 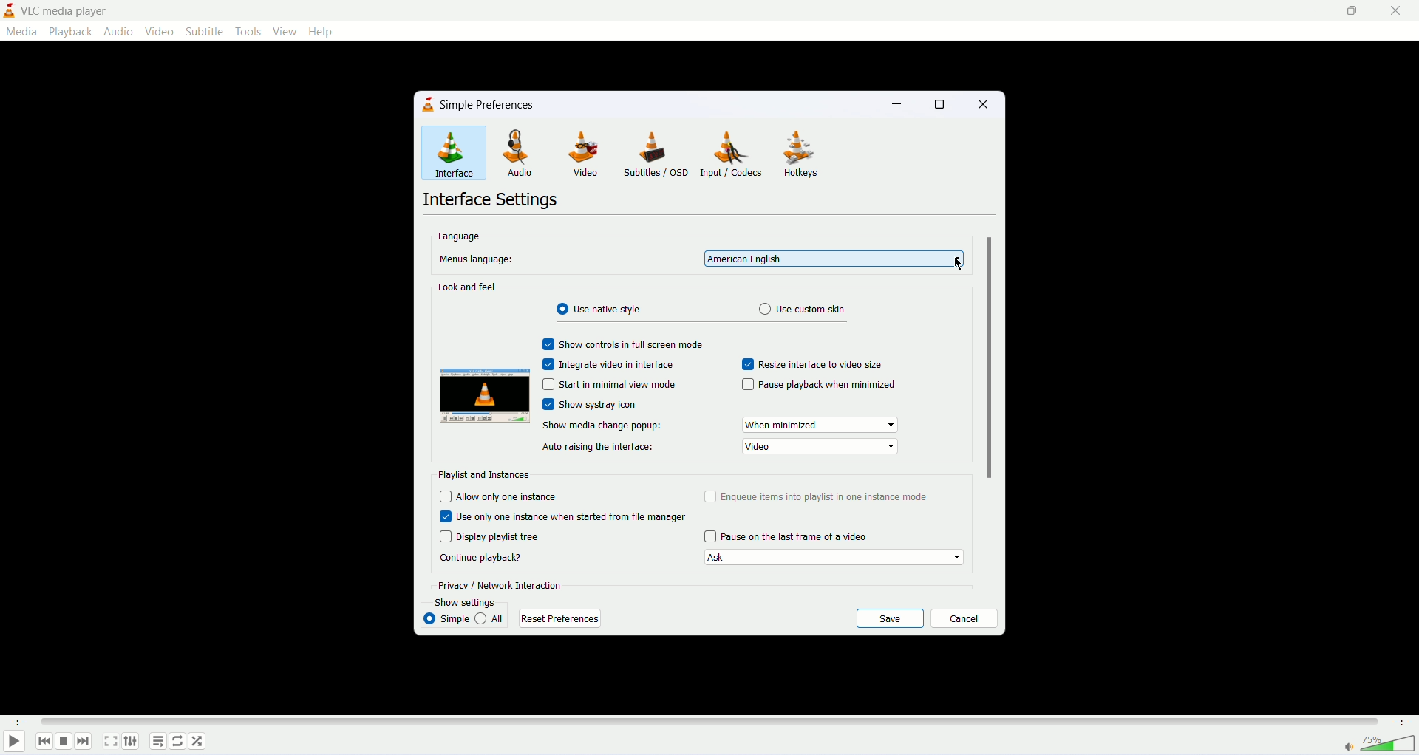 What do you see at coordinates (446, 618) in the screenshot?
I see `simple` at bounding box center [446, 618].